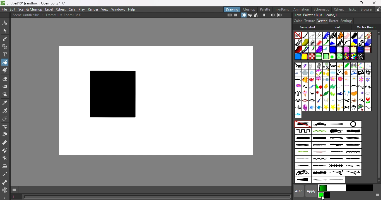 The width and height of the screenshot is (381, 200). Describe the element at coordinates (333, 86) in the screenshot. I see `grain` at that location.